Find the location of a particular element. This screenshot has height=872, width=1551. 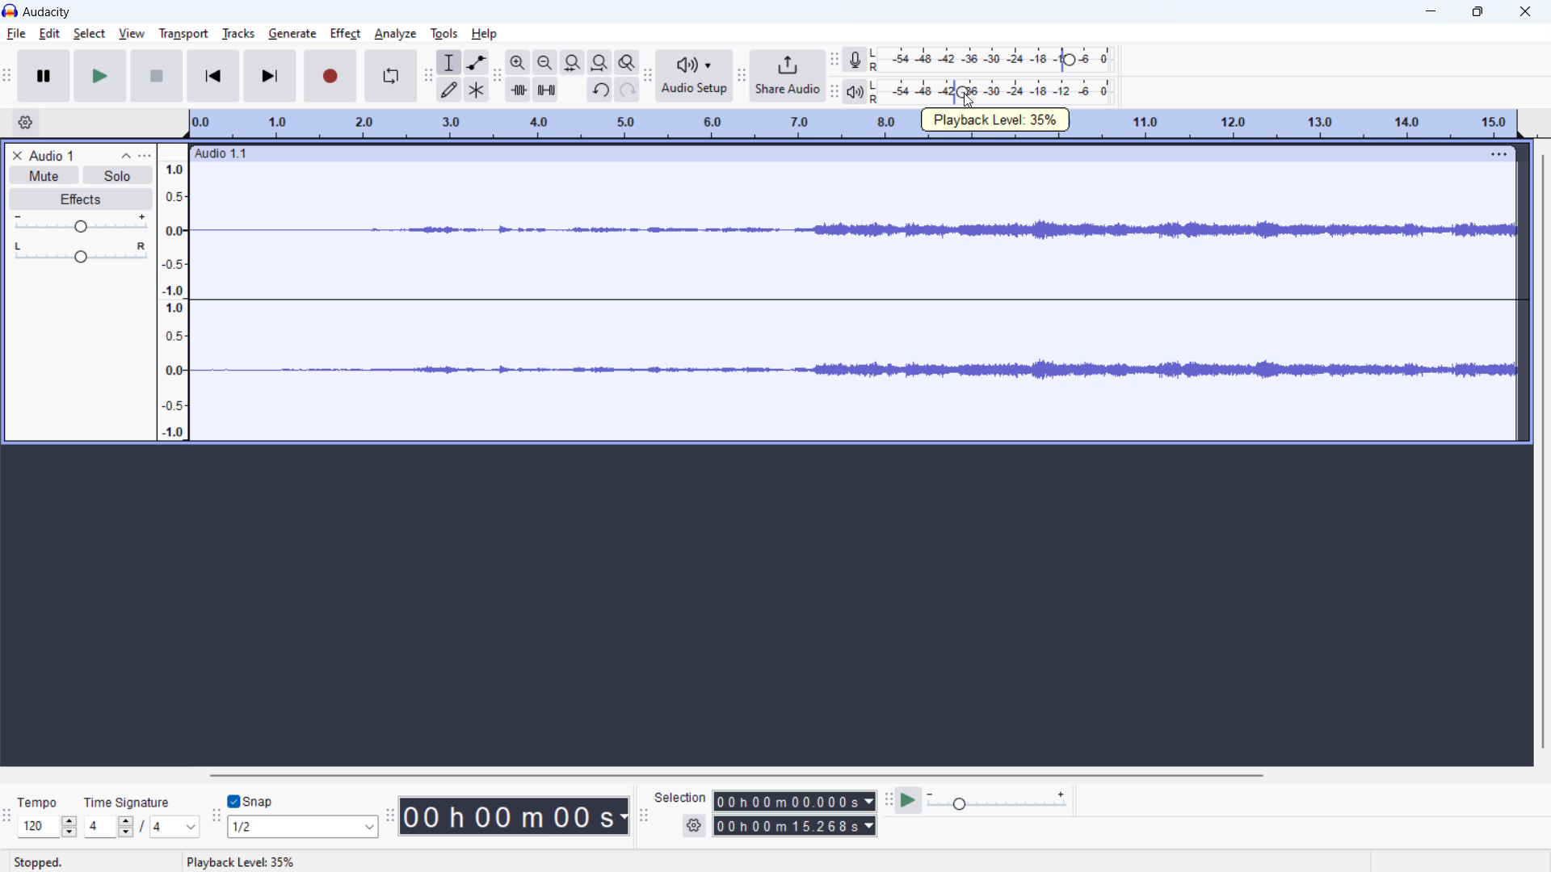

solo is located at coordinates (118, 175).